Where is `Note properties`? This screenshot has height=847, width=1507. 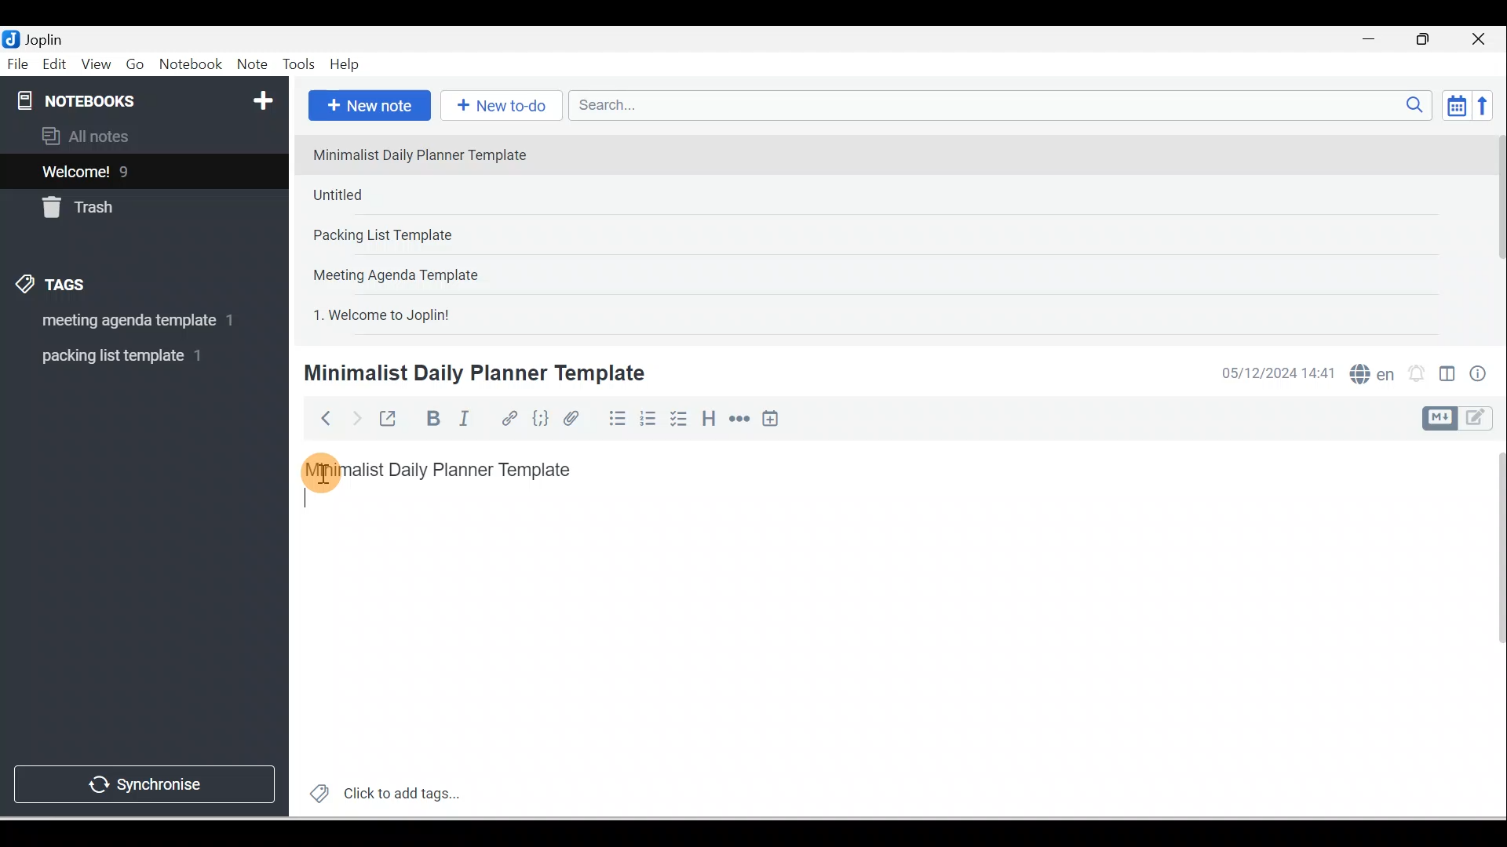 Note properties is located at coordinates (1480, 376).